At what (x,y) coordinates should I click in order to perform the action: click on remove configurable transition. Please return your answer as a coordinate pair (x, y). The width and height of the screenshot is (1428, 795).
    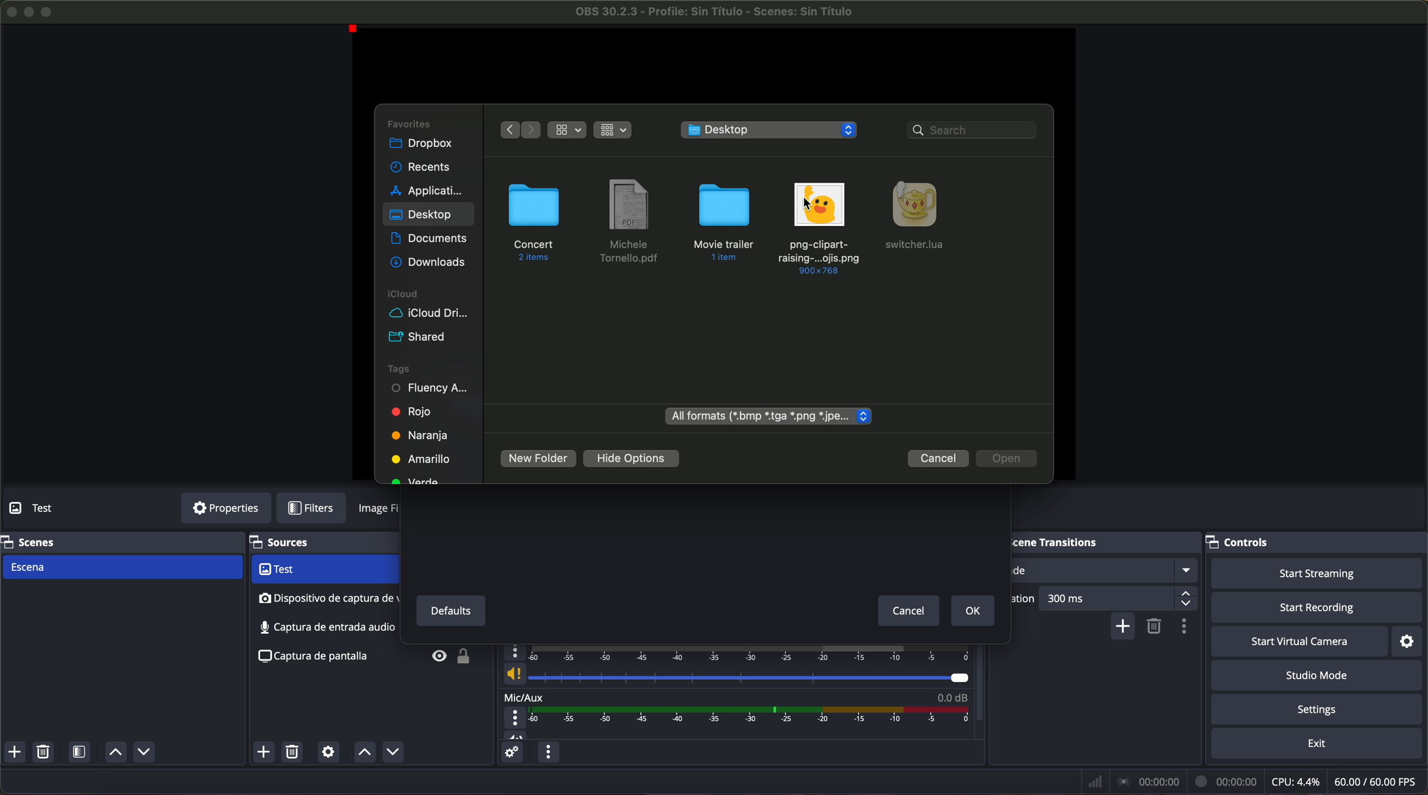
    Looking at the image, I should click on (1156, 627).